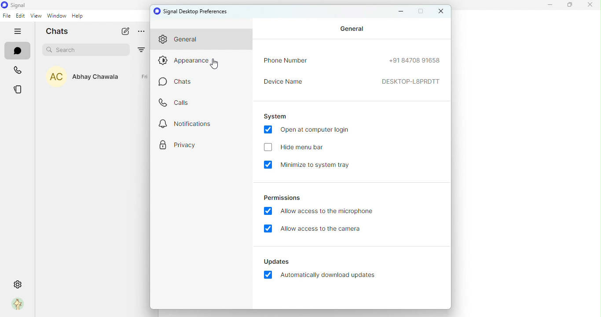  What do you see at coordinates (572, 6) in the screenshot?
I see `maximixe` at bounding box center [572, 6].